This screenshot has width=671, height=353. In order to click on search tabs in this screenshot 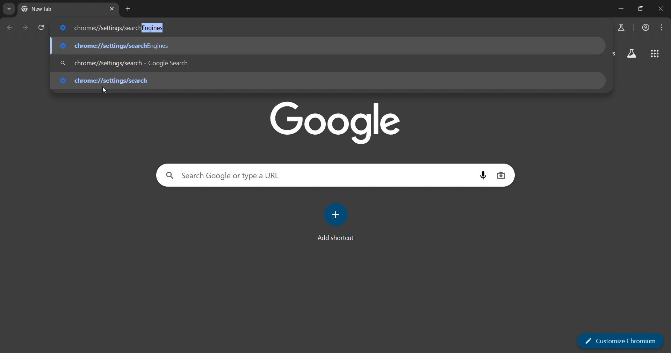, I will do `click(9, 10)`.